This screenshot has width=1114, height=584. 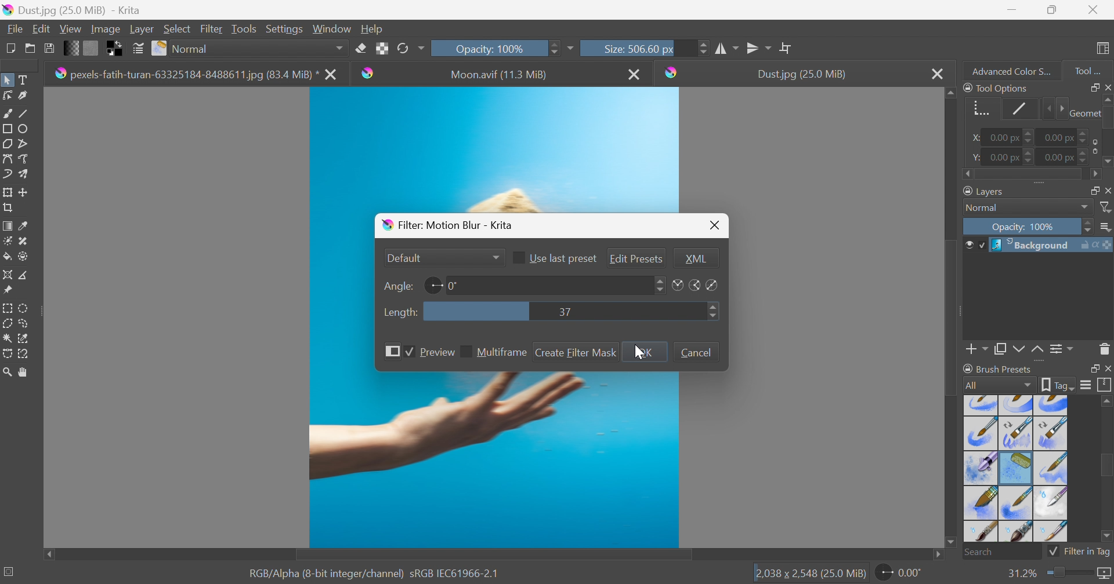 What do you see at coordinates (1084, 159) in the screenshot?
I see `Slider` at bounding box center [1084, 159].